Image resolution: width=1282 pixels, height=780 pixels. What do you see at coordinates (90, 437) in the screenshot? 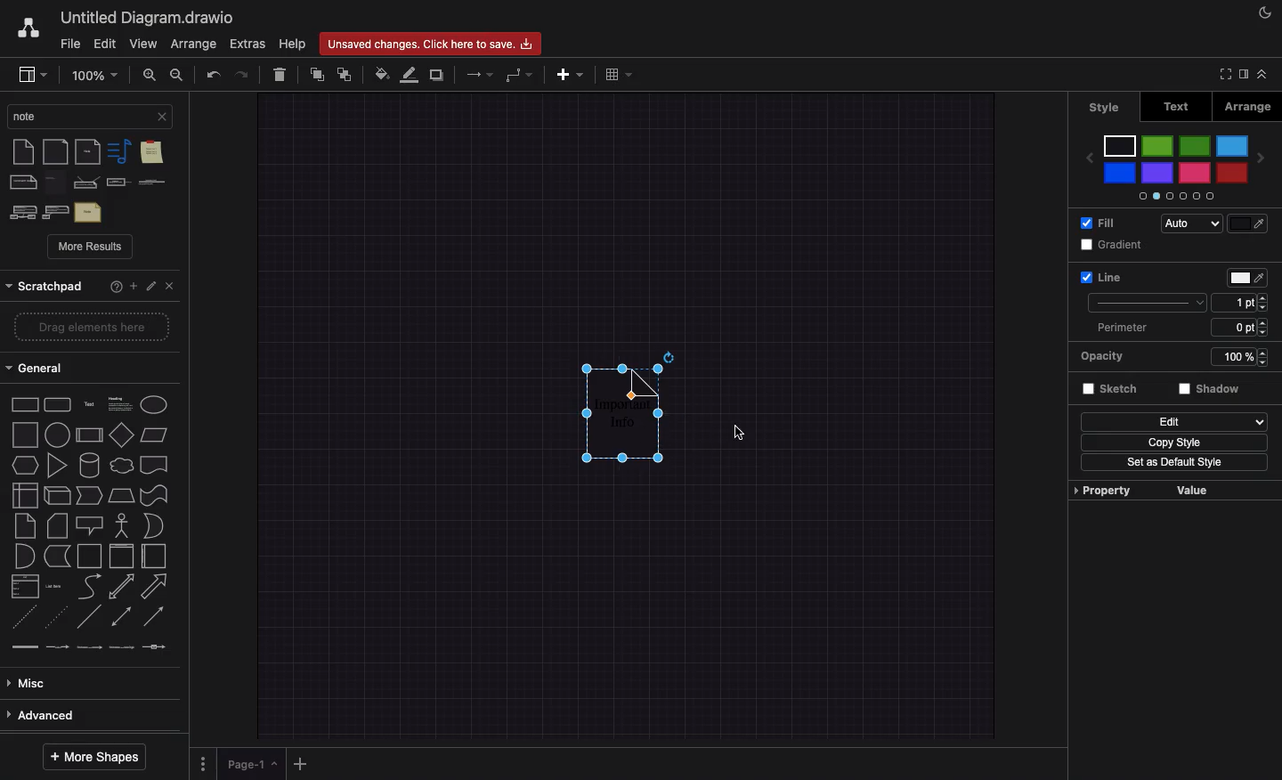
I see `diamond` at bounding box center [90, 437].